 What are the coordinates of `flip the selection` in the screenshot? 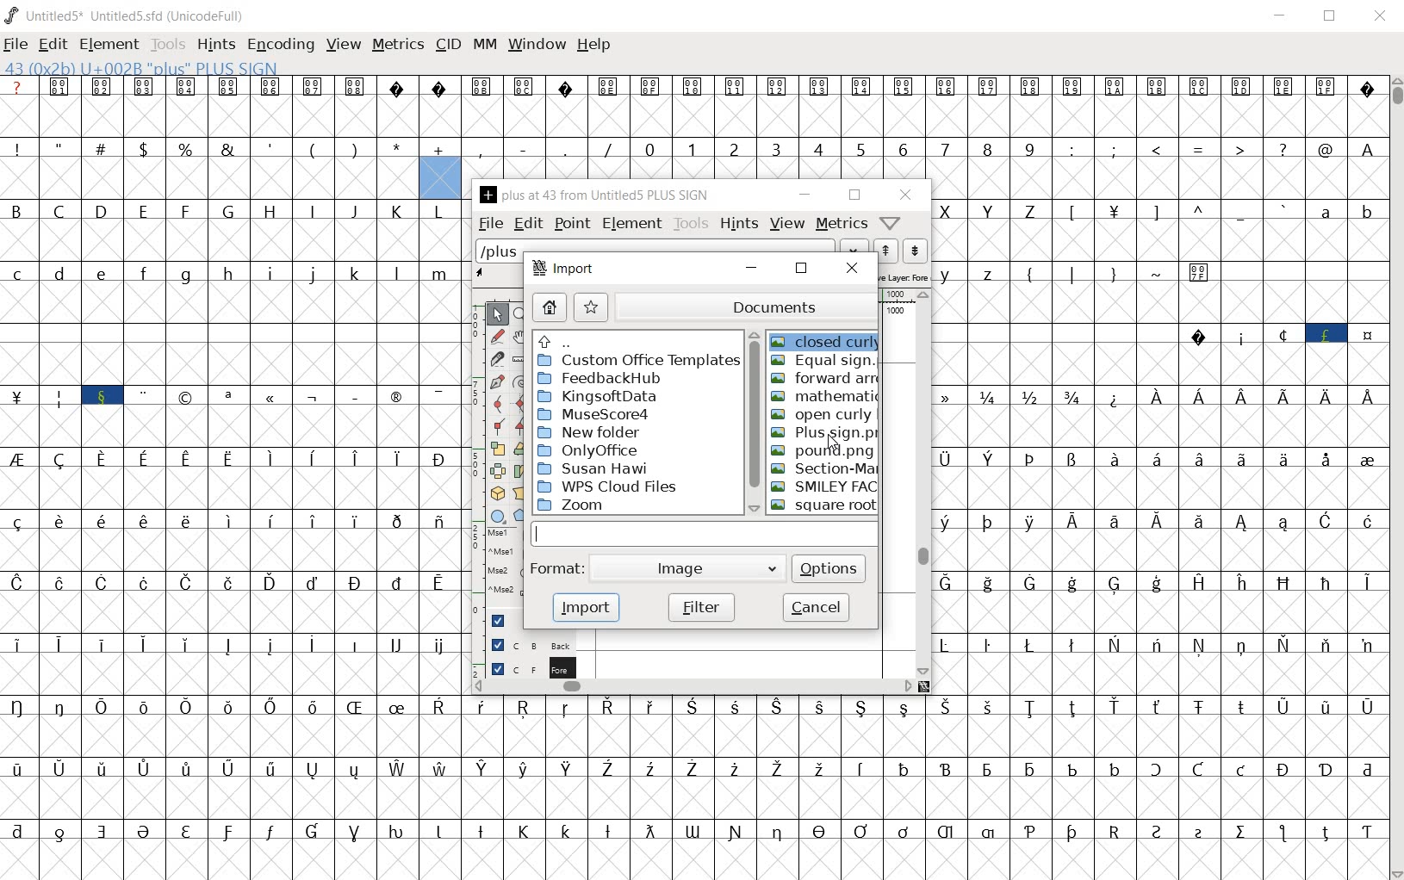 It's located at (495, 472).